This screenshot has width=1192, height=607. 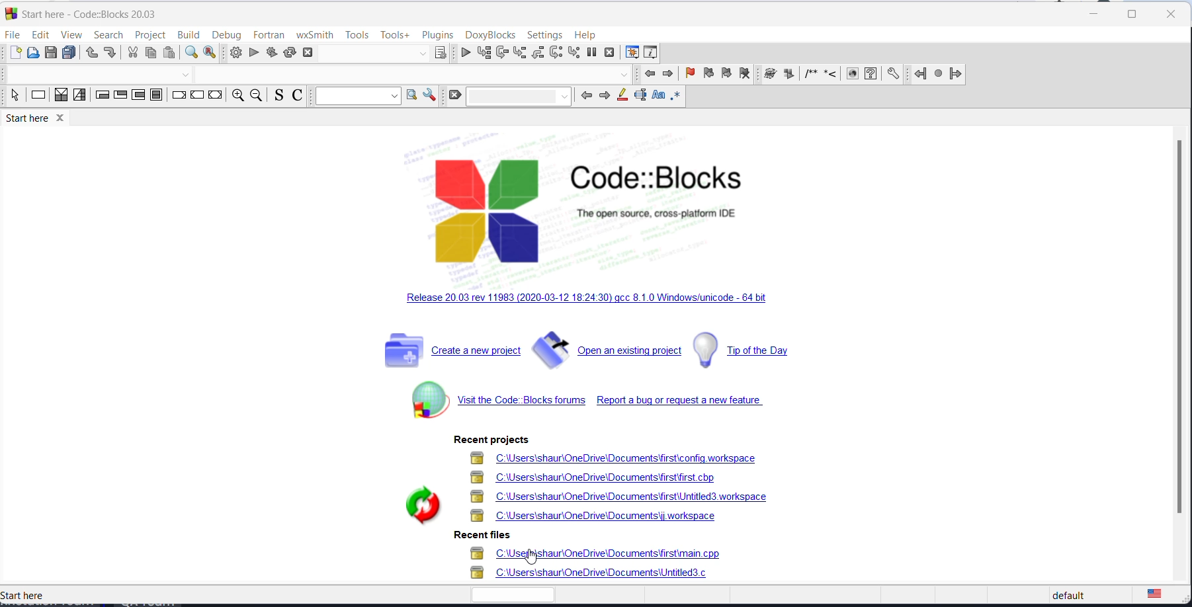 What do you see at coordinates (157, 95) in the screenshot?
I see `block instruction` at bounding box center [157, 95].